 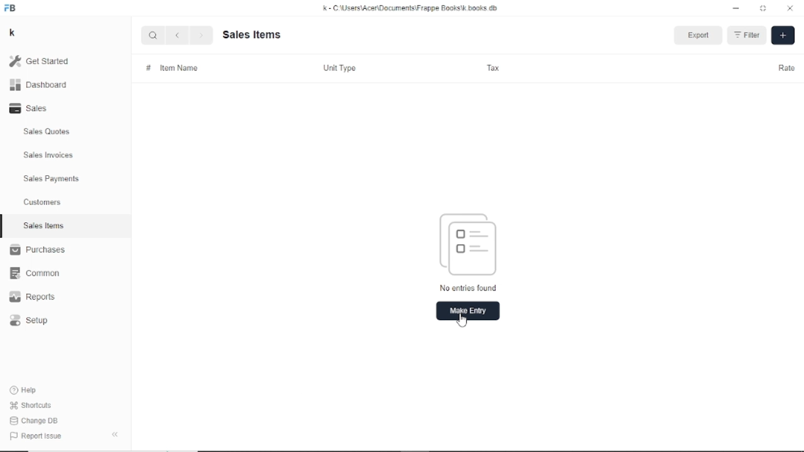 I want to click on Search, so click(x=153, y=35).